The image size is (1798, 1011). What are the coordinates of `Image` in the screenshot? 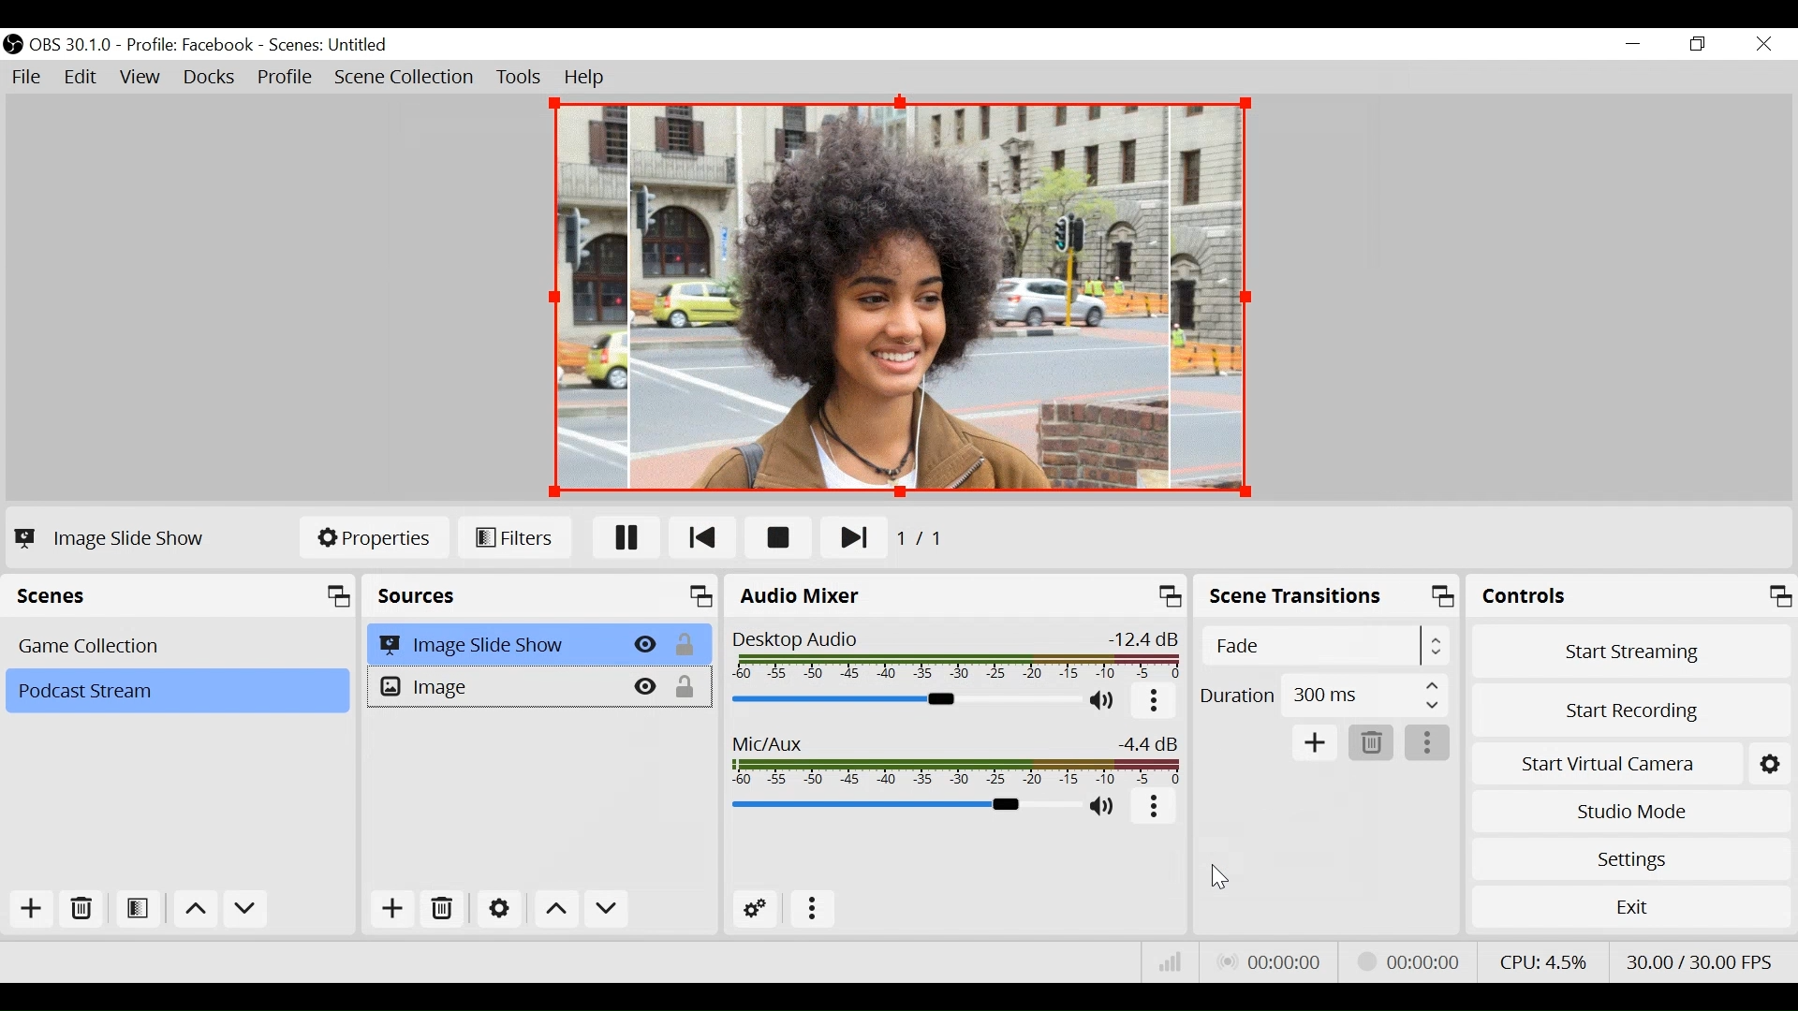 It's located at (495, 687).